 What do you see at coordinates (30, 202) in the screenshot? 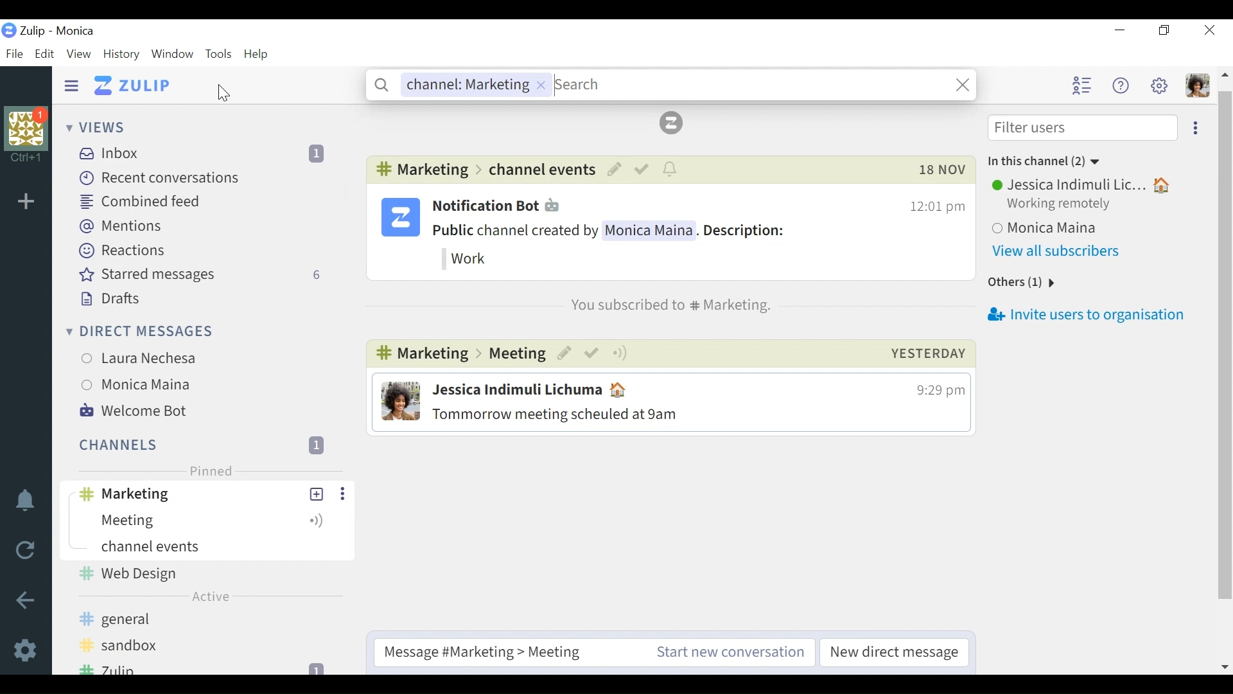
I see `Add organisation` at bounding box center [30, 202].